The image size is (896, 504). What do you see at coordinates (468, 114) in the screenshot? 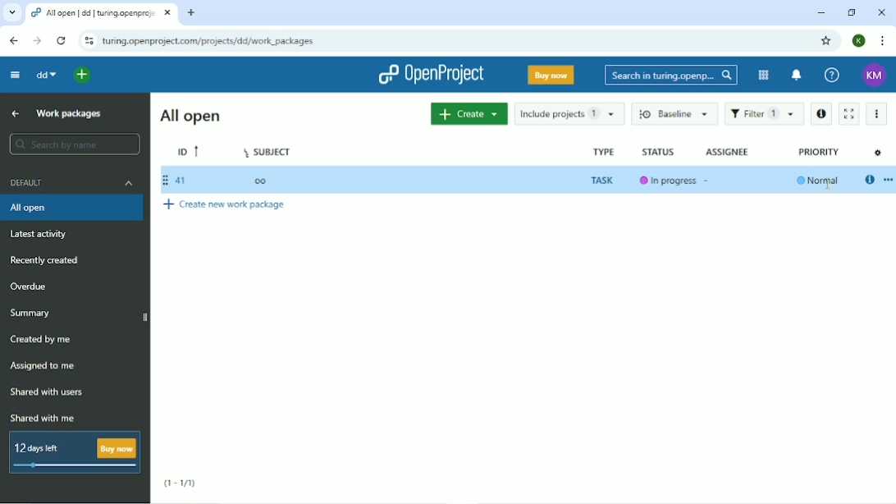
I see `Create` at bounding box center [468, 114].